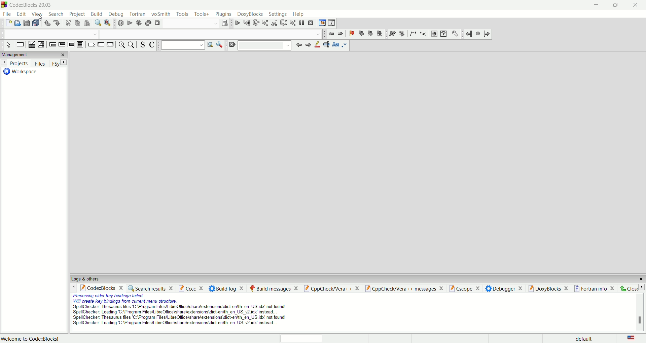 The width and height of the screenshot is (646, 343). What do you see at coordinates (32, 5) in the screenshot?
I see `code::block 20.03` at bounding box center [32, 5].